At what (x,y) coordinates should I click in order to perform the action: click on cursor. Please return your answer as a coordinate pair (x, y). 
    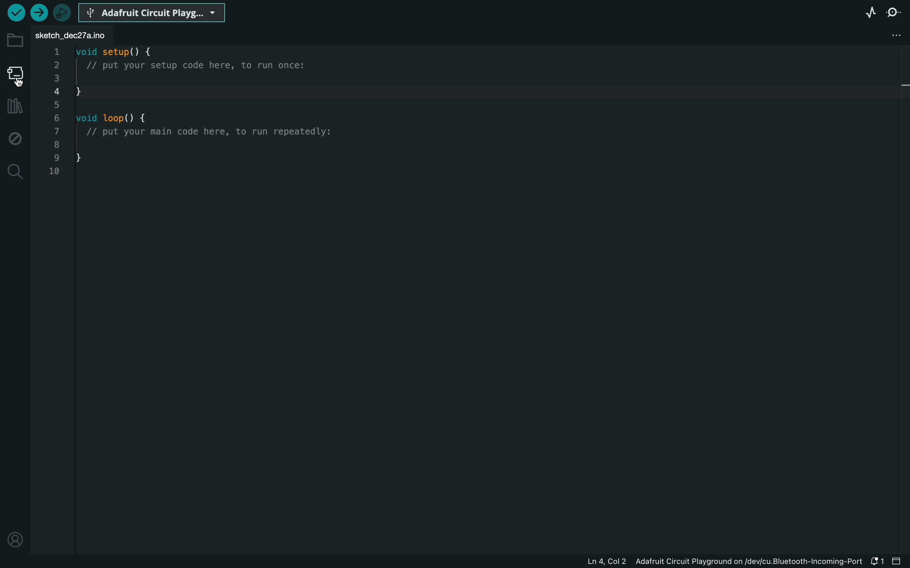
    Looking at the image, I should click on (19, 80).